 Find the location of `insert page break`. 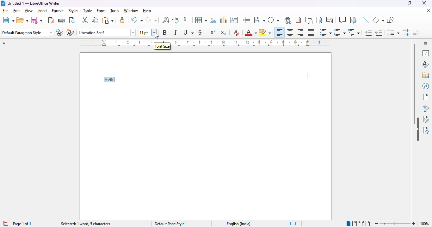

insert page break is located at coordinates (247, 20).